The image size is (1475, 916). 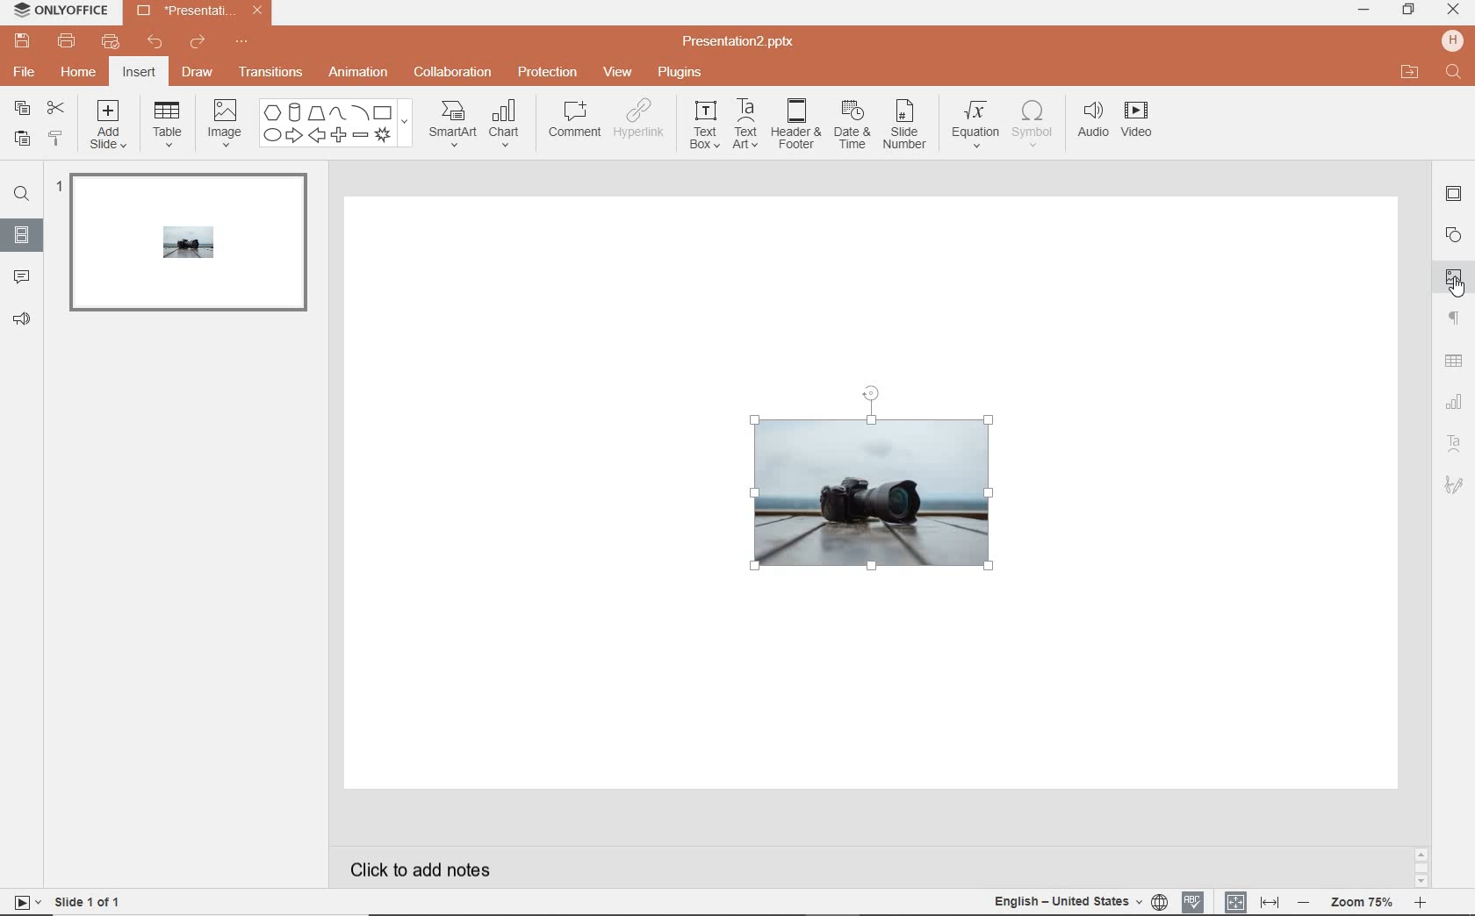 I want to click on comment, so click(x=575, y=122).